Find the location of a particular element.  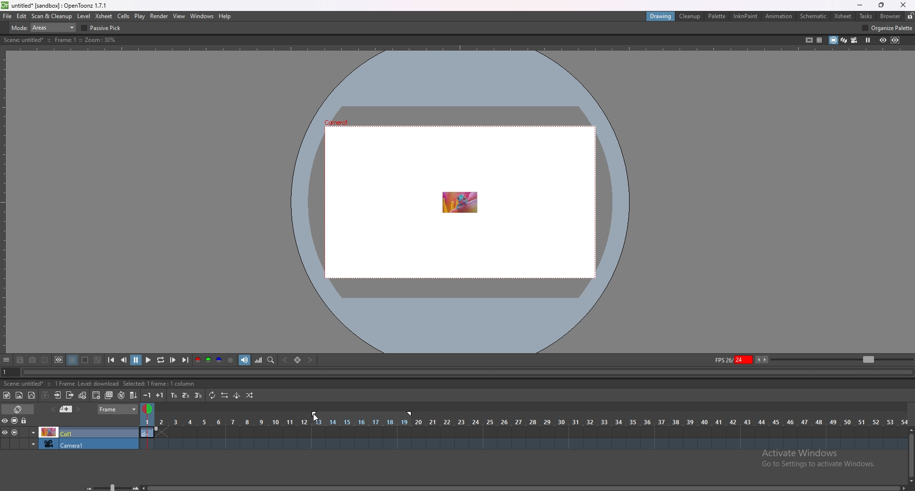

sub camera preview is located at coordinates (896, 41).